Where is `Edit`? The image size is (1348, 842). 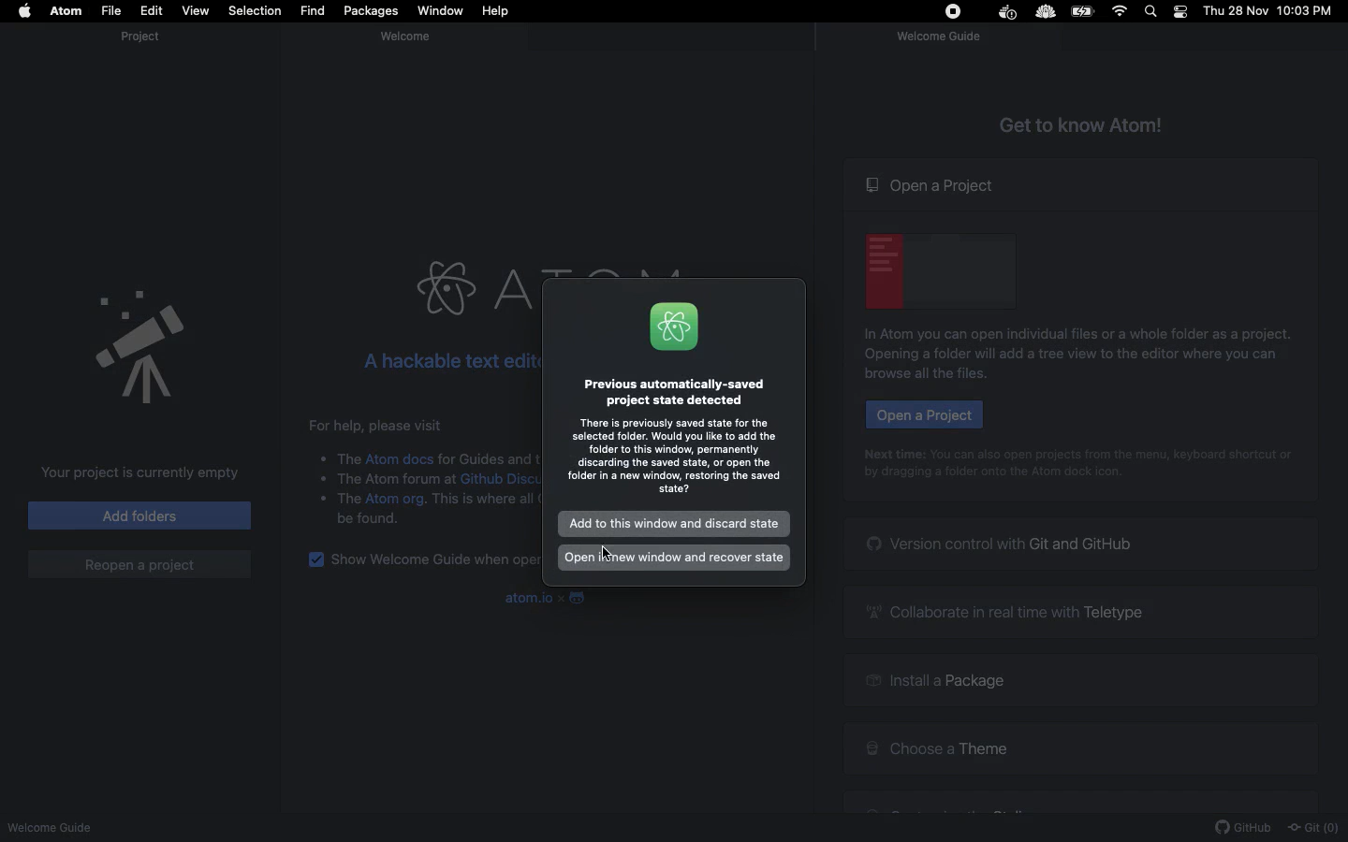
Edit is located at coordinates (153, 11).